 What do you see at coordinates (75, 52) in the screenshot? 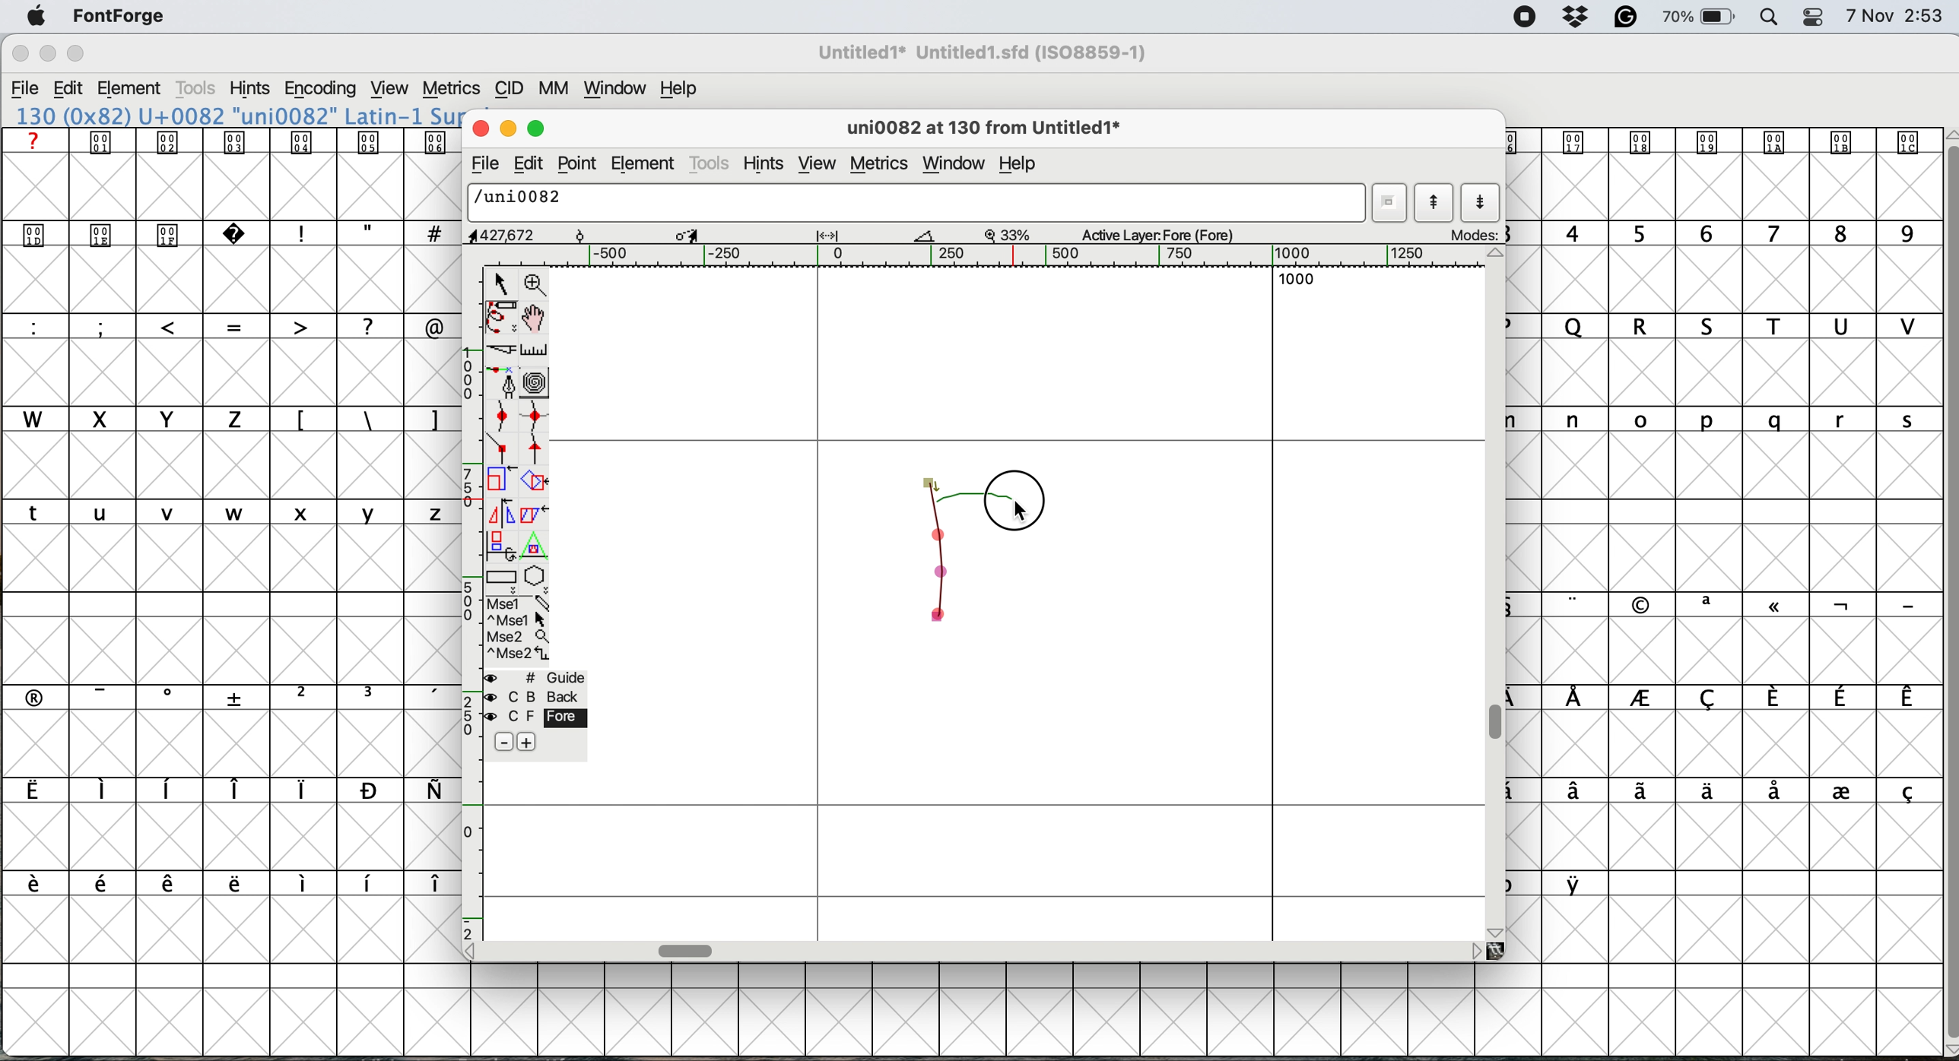
I see `maximise` at bounding box center [75, 52].